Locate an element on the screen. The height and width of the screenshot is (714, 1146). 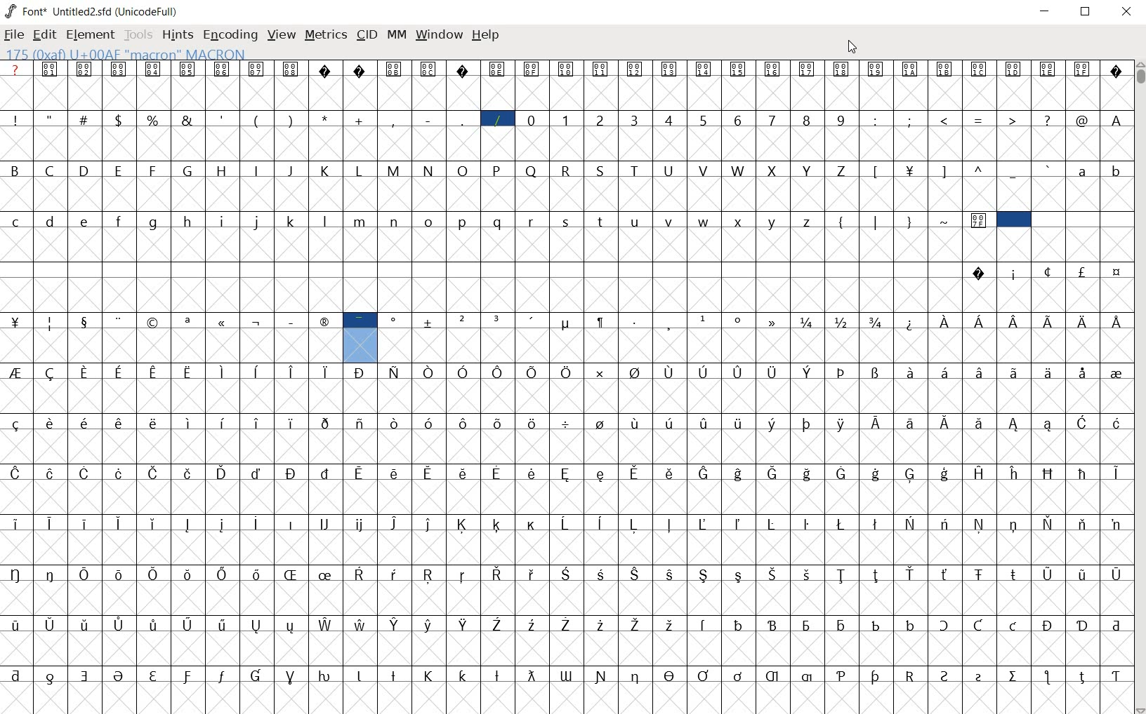
symbols is located at coordinates (563, 86).